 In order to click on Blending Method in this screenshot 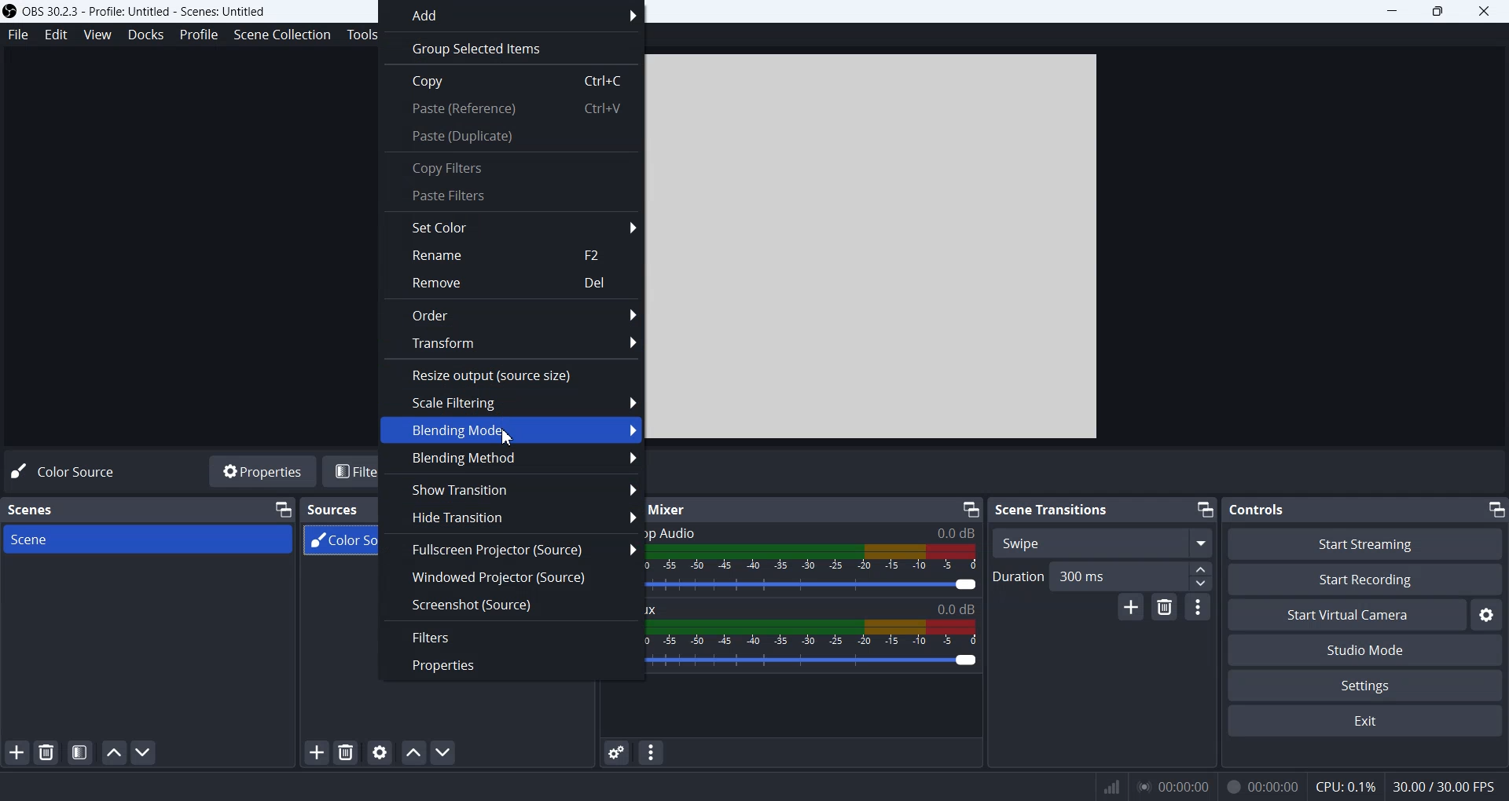, I will do `click(511, 459)`.